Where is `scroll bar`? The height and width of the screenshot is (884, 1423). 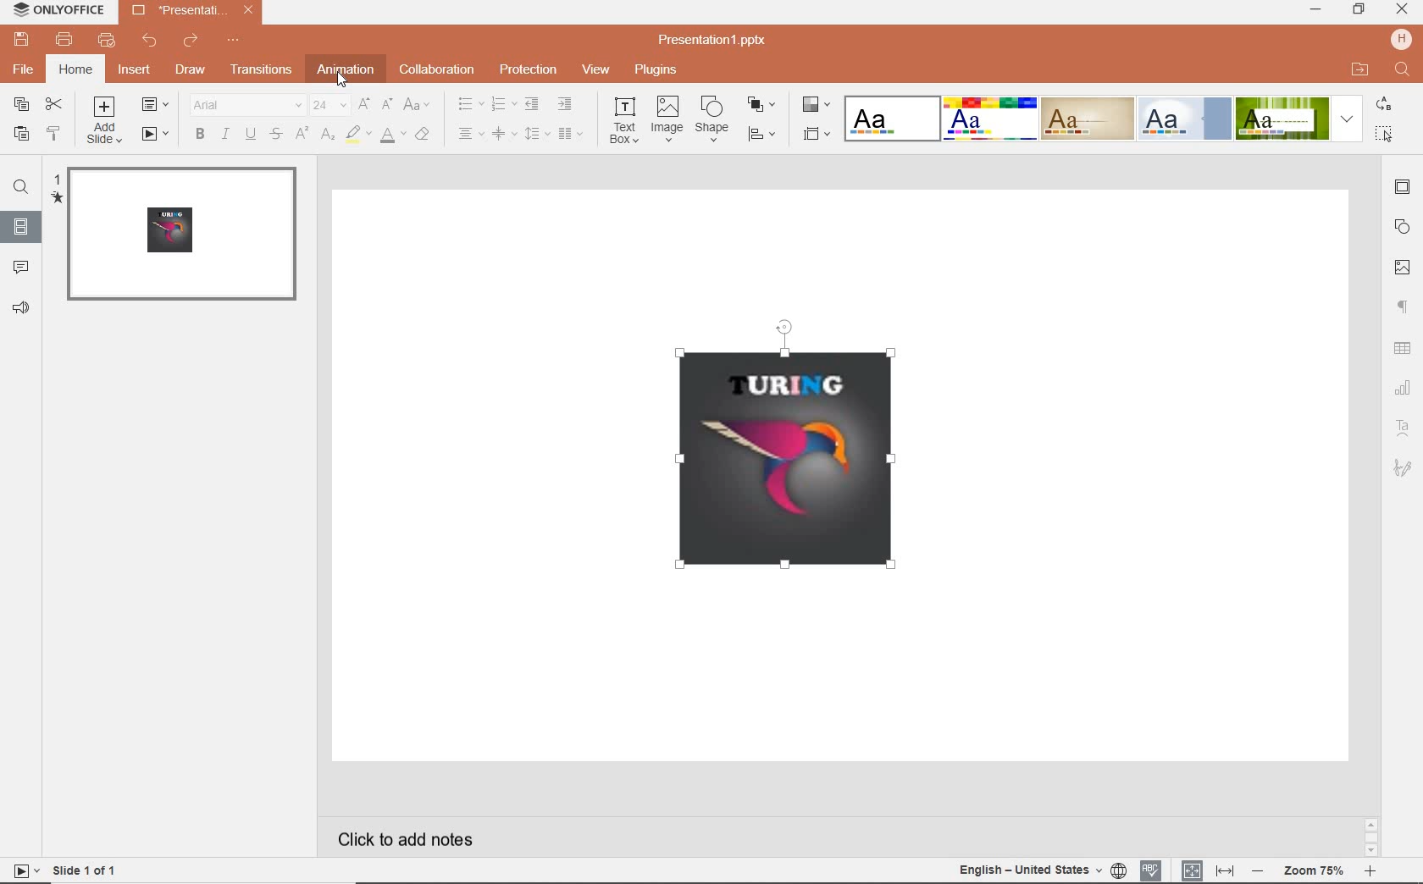
scroll bar is located at coordinates (1370, 838).